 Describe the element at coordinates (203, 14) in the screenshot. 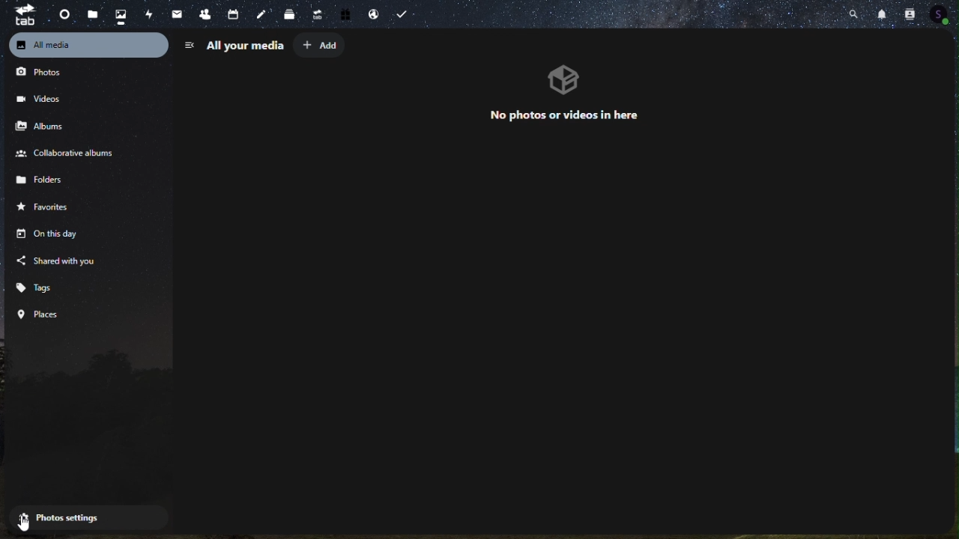

I see `contacts` at that location.